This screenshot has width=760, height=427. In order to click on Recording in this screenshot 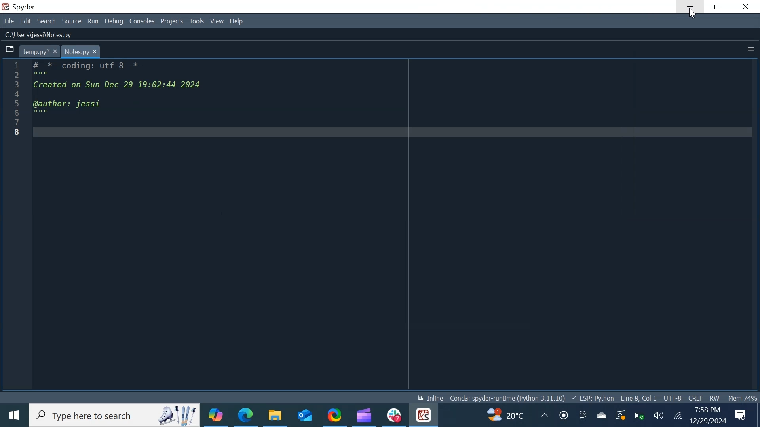, I will do `click(563, 415)`.